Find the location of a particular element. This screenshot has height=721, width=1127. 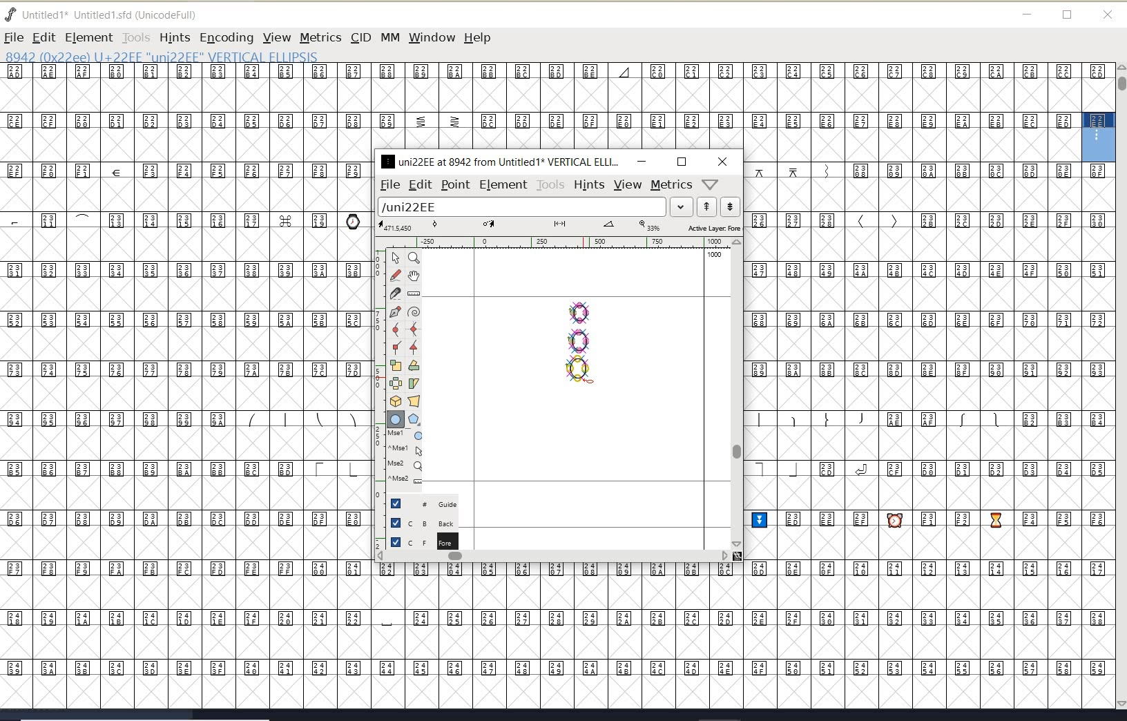

EDIT is located at coordinates (44, 37).